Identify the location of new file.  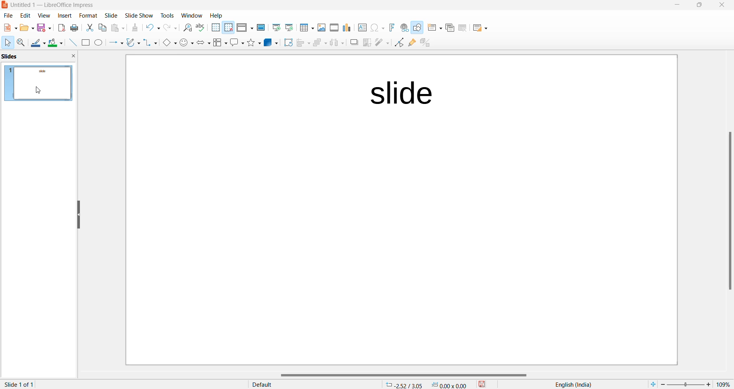
(10, 29).